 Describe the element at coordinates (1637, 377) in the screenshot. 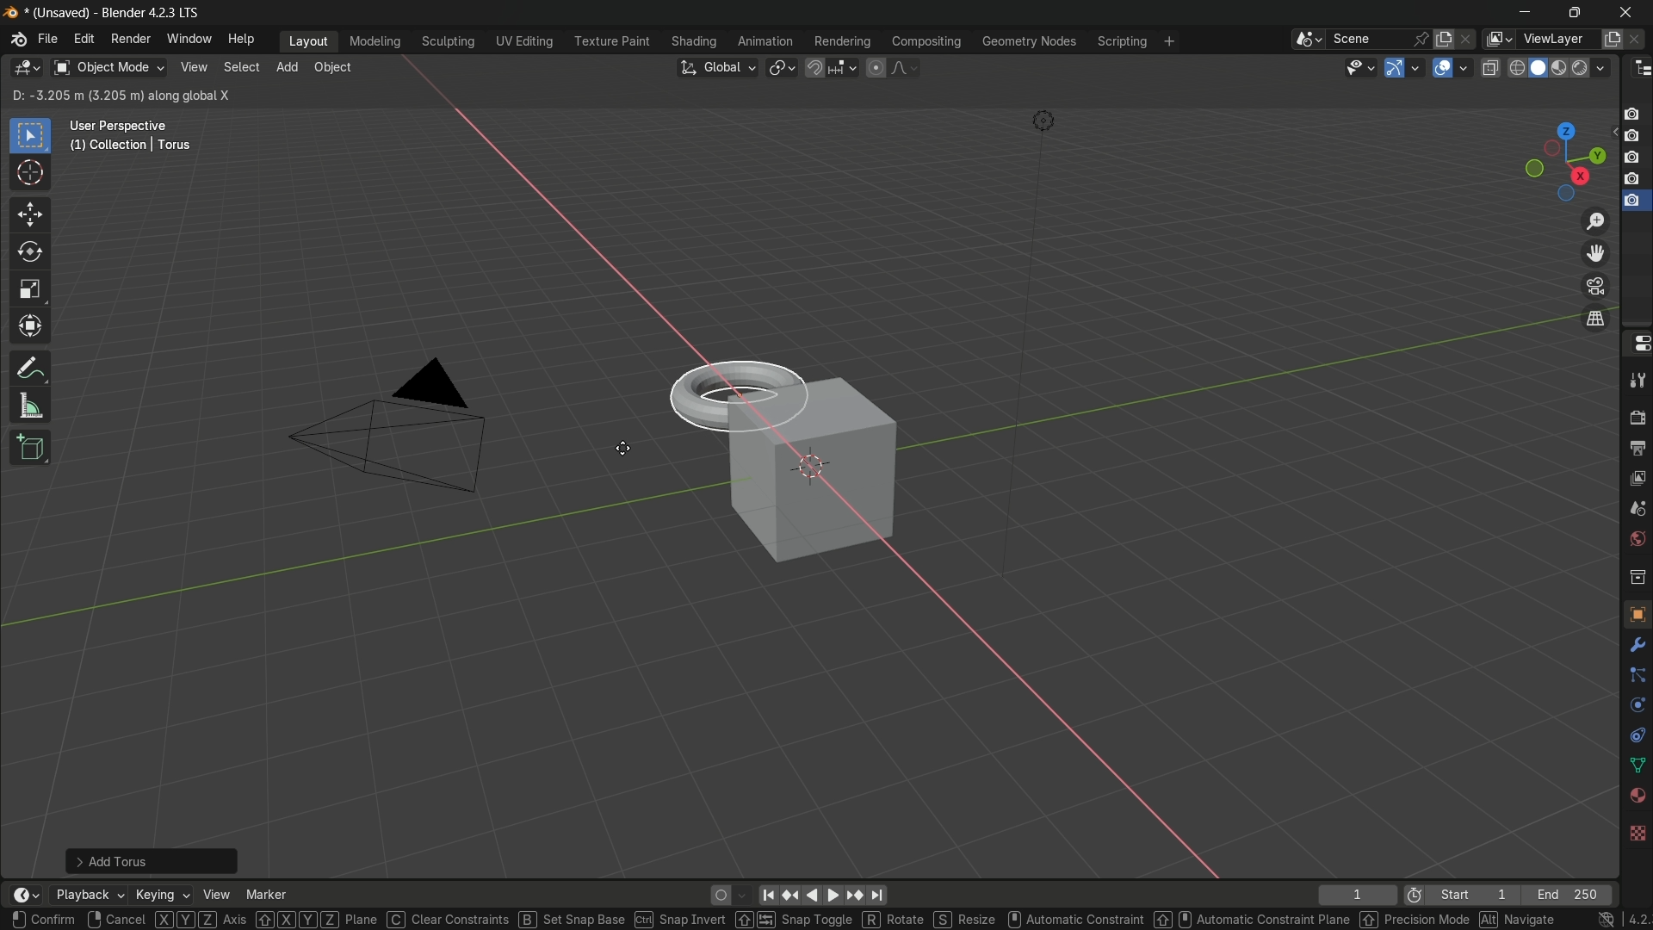

I see `tools` at that location.